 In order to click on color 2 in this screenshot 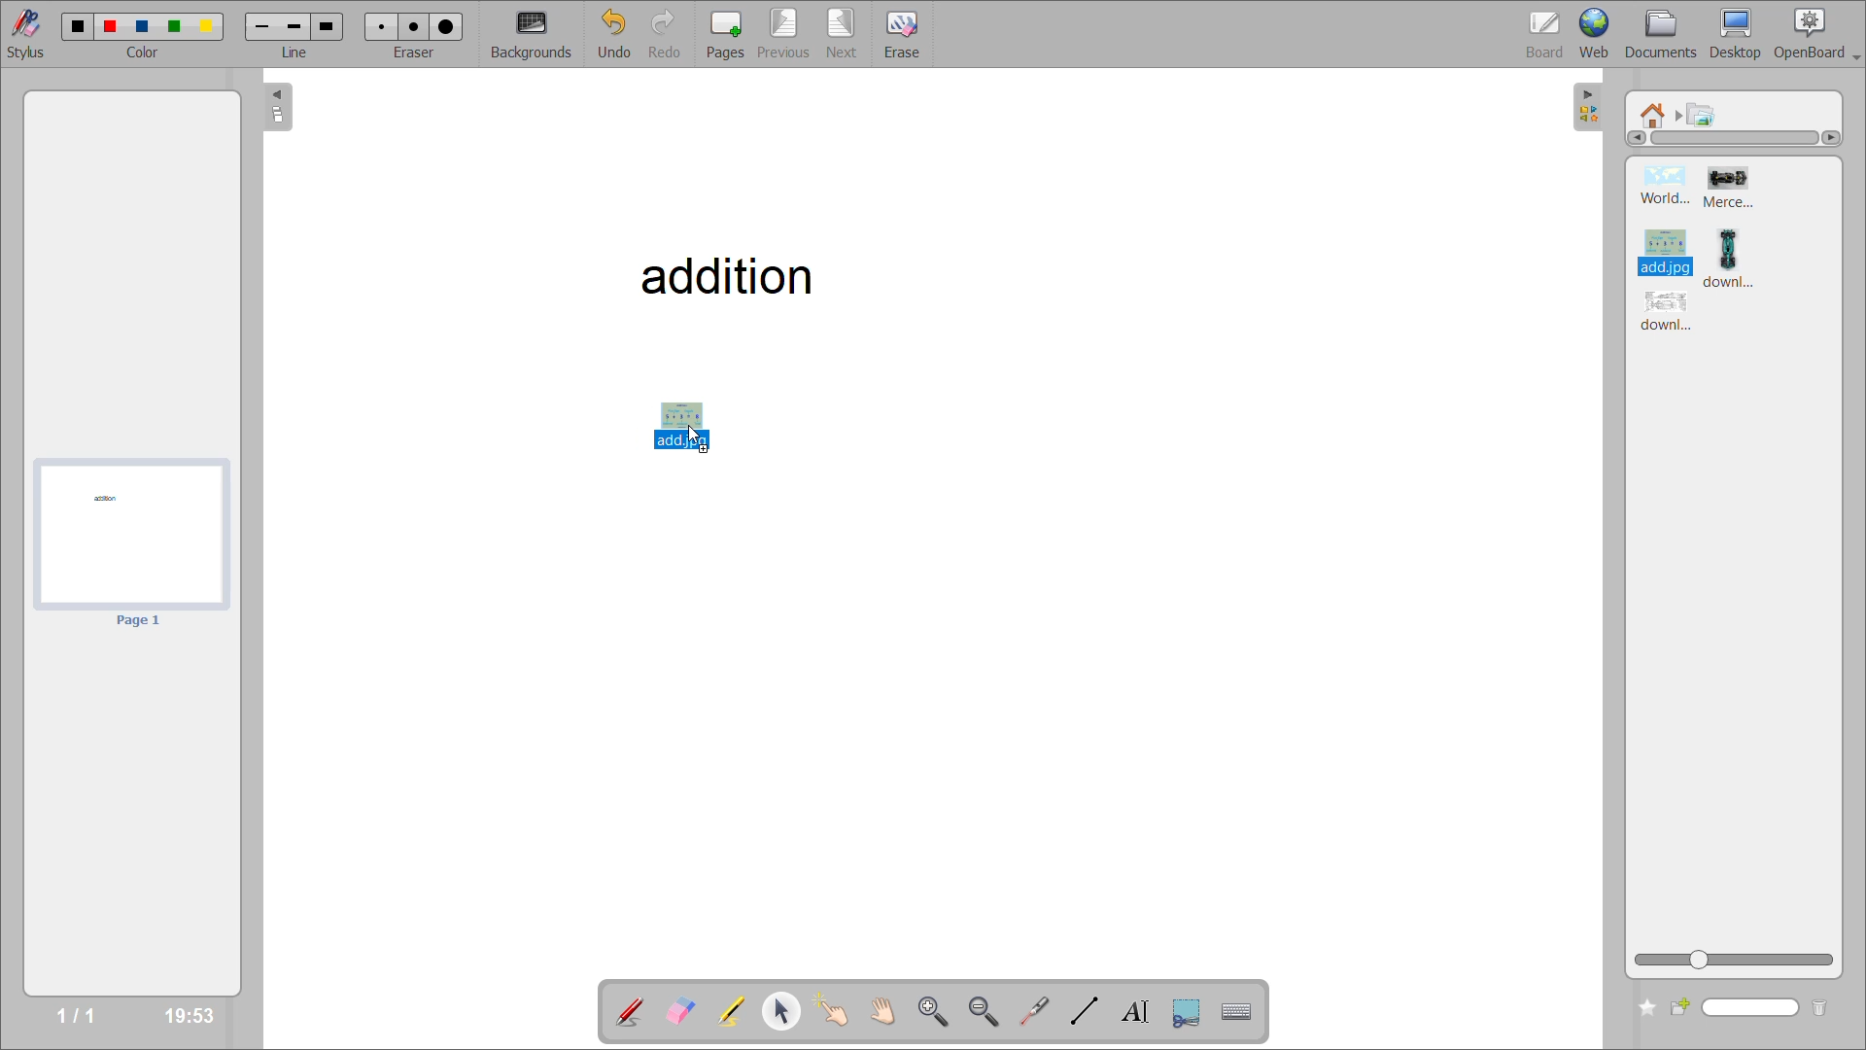, I will do `click(112, 28)`.